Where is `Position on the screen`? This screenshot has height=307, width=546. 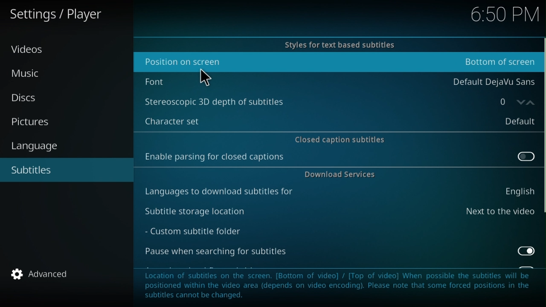 Position on the screen is located at coordinates (336, 62).